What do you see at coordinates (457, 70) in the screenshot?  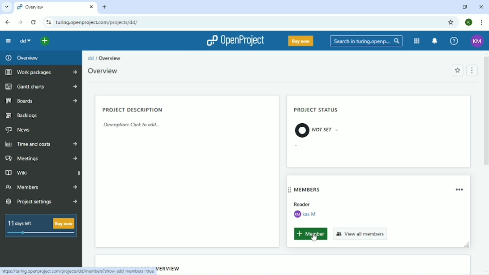 I see `Add to favorites` at bounding box center [457, 70].